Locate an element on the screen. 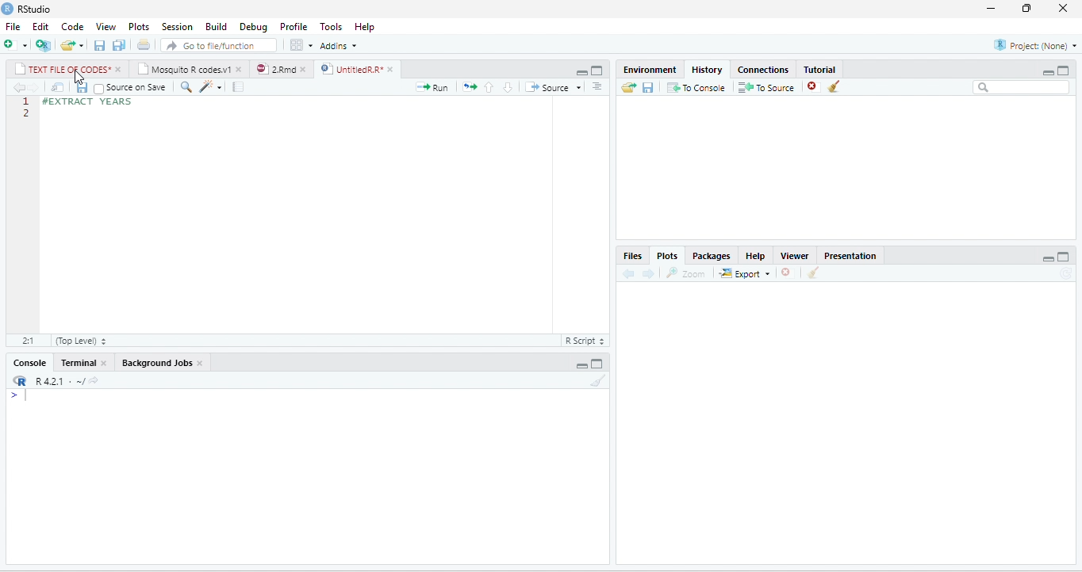 Image resolution: width=1082 pixels, height=572 pixels. back is located at coordinates (628, 273).